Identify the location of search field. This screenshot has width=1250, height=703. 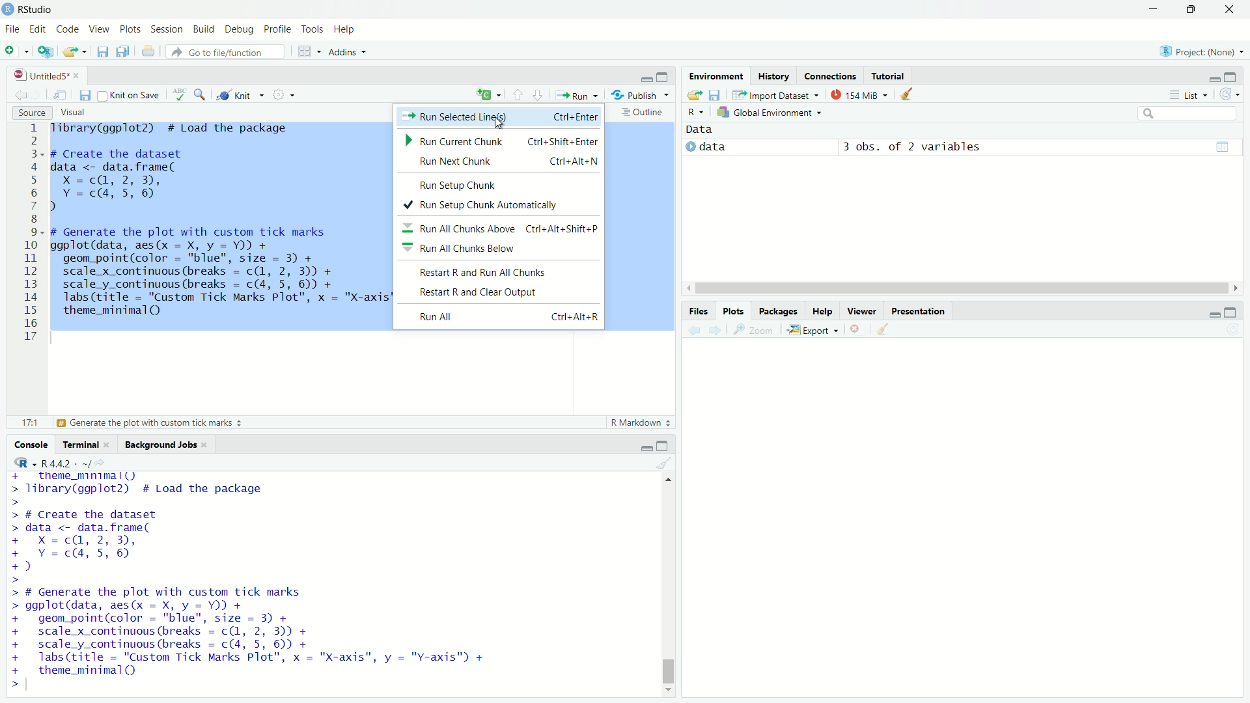
(1190, 115).